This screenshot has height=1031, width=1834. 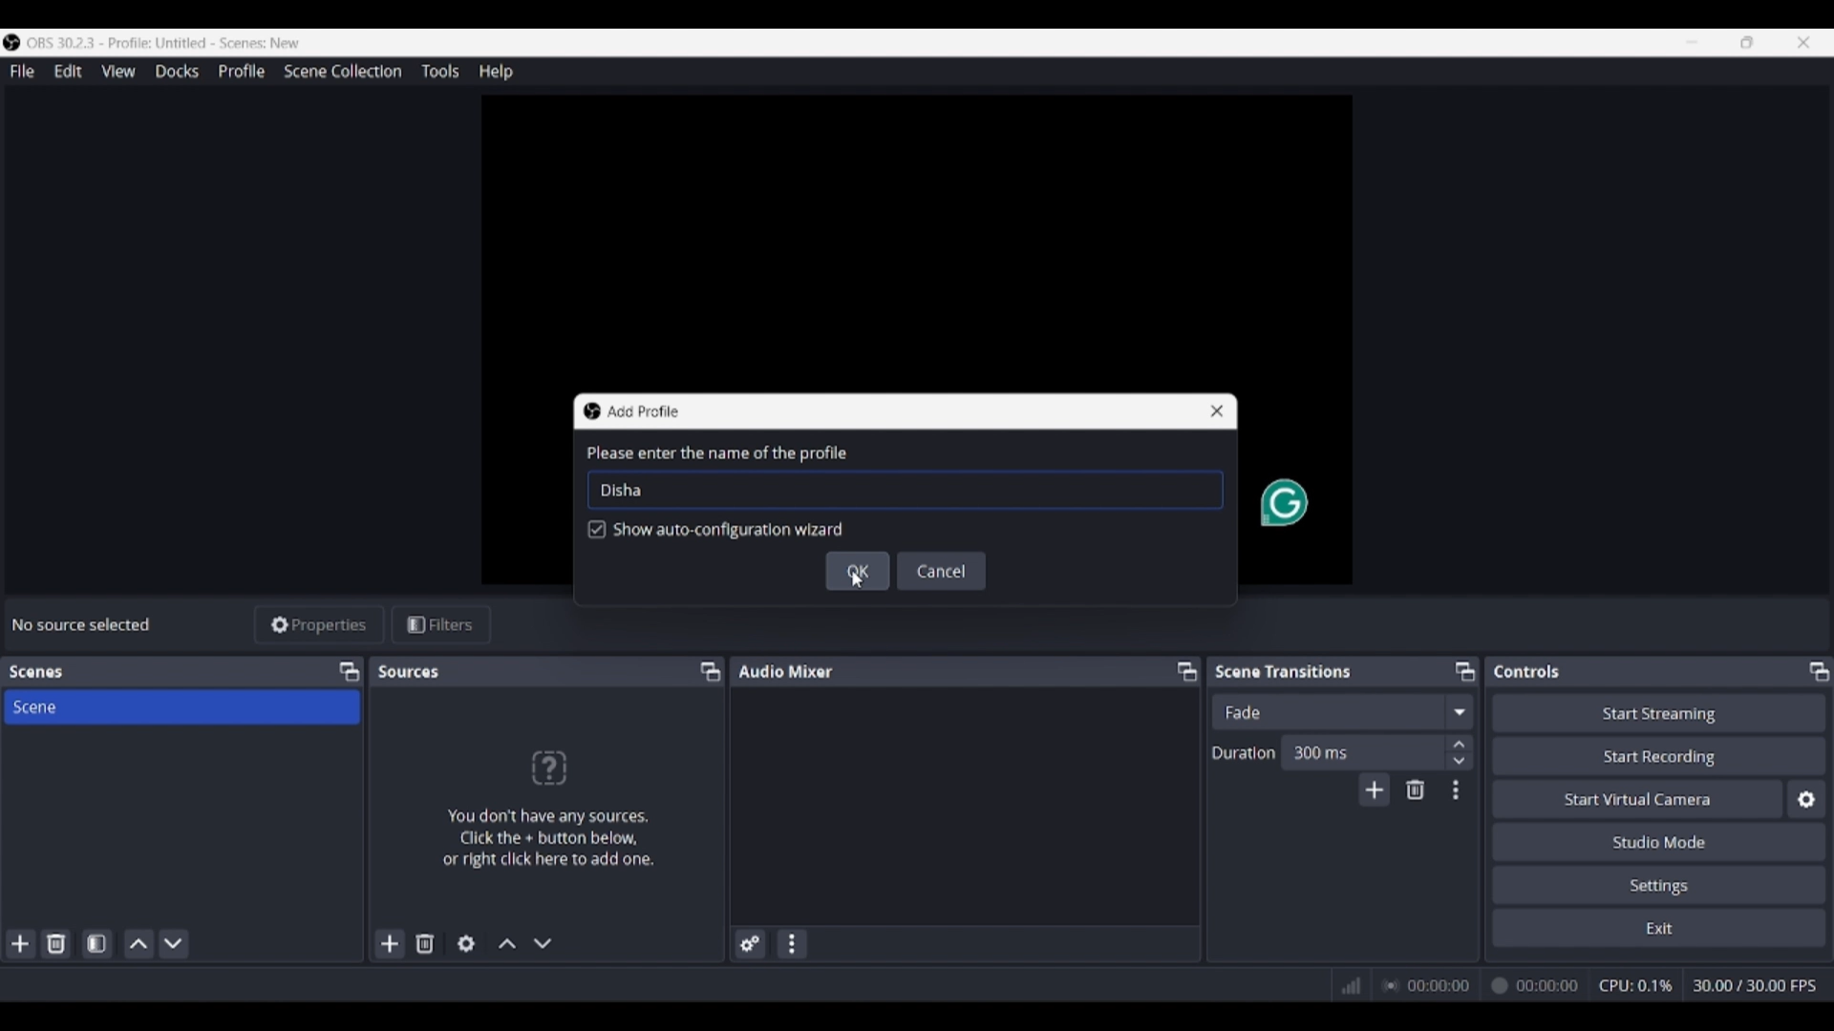 What do you see at coordinates (716, 531) in the screenshot?
I see `Toggle for Show auto-configuration wizard` at bounding box center [716, 531].